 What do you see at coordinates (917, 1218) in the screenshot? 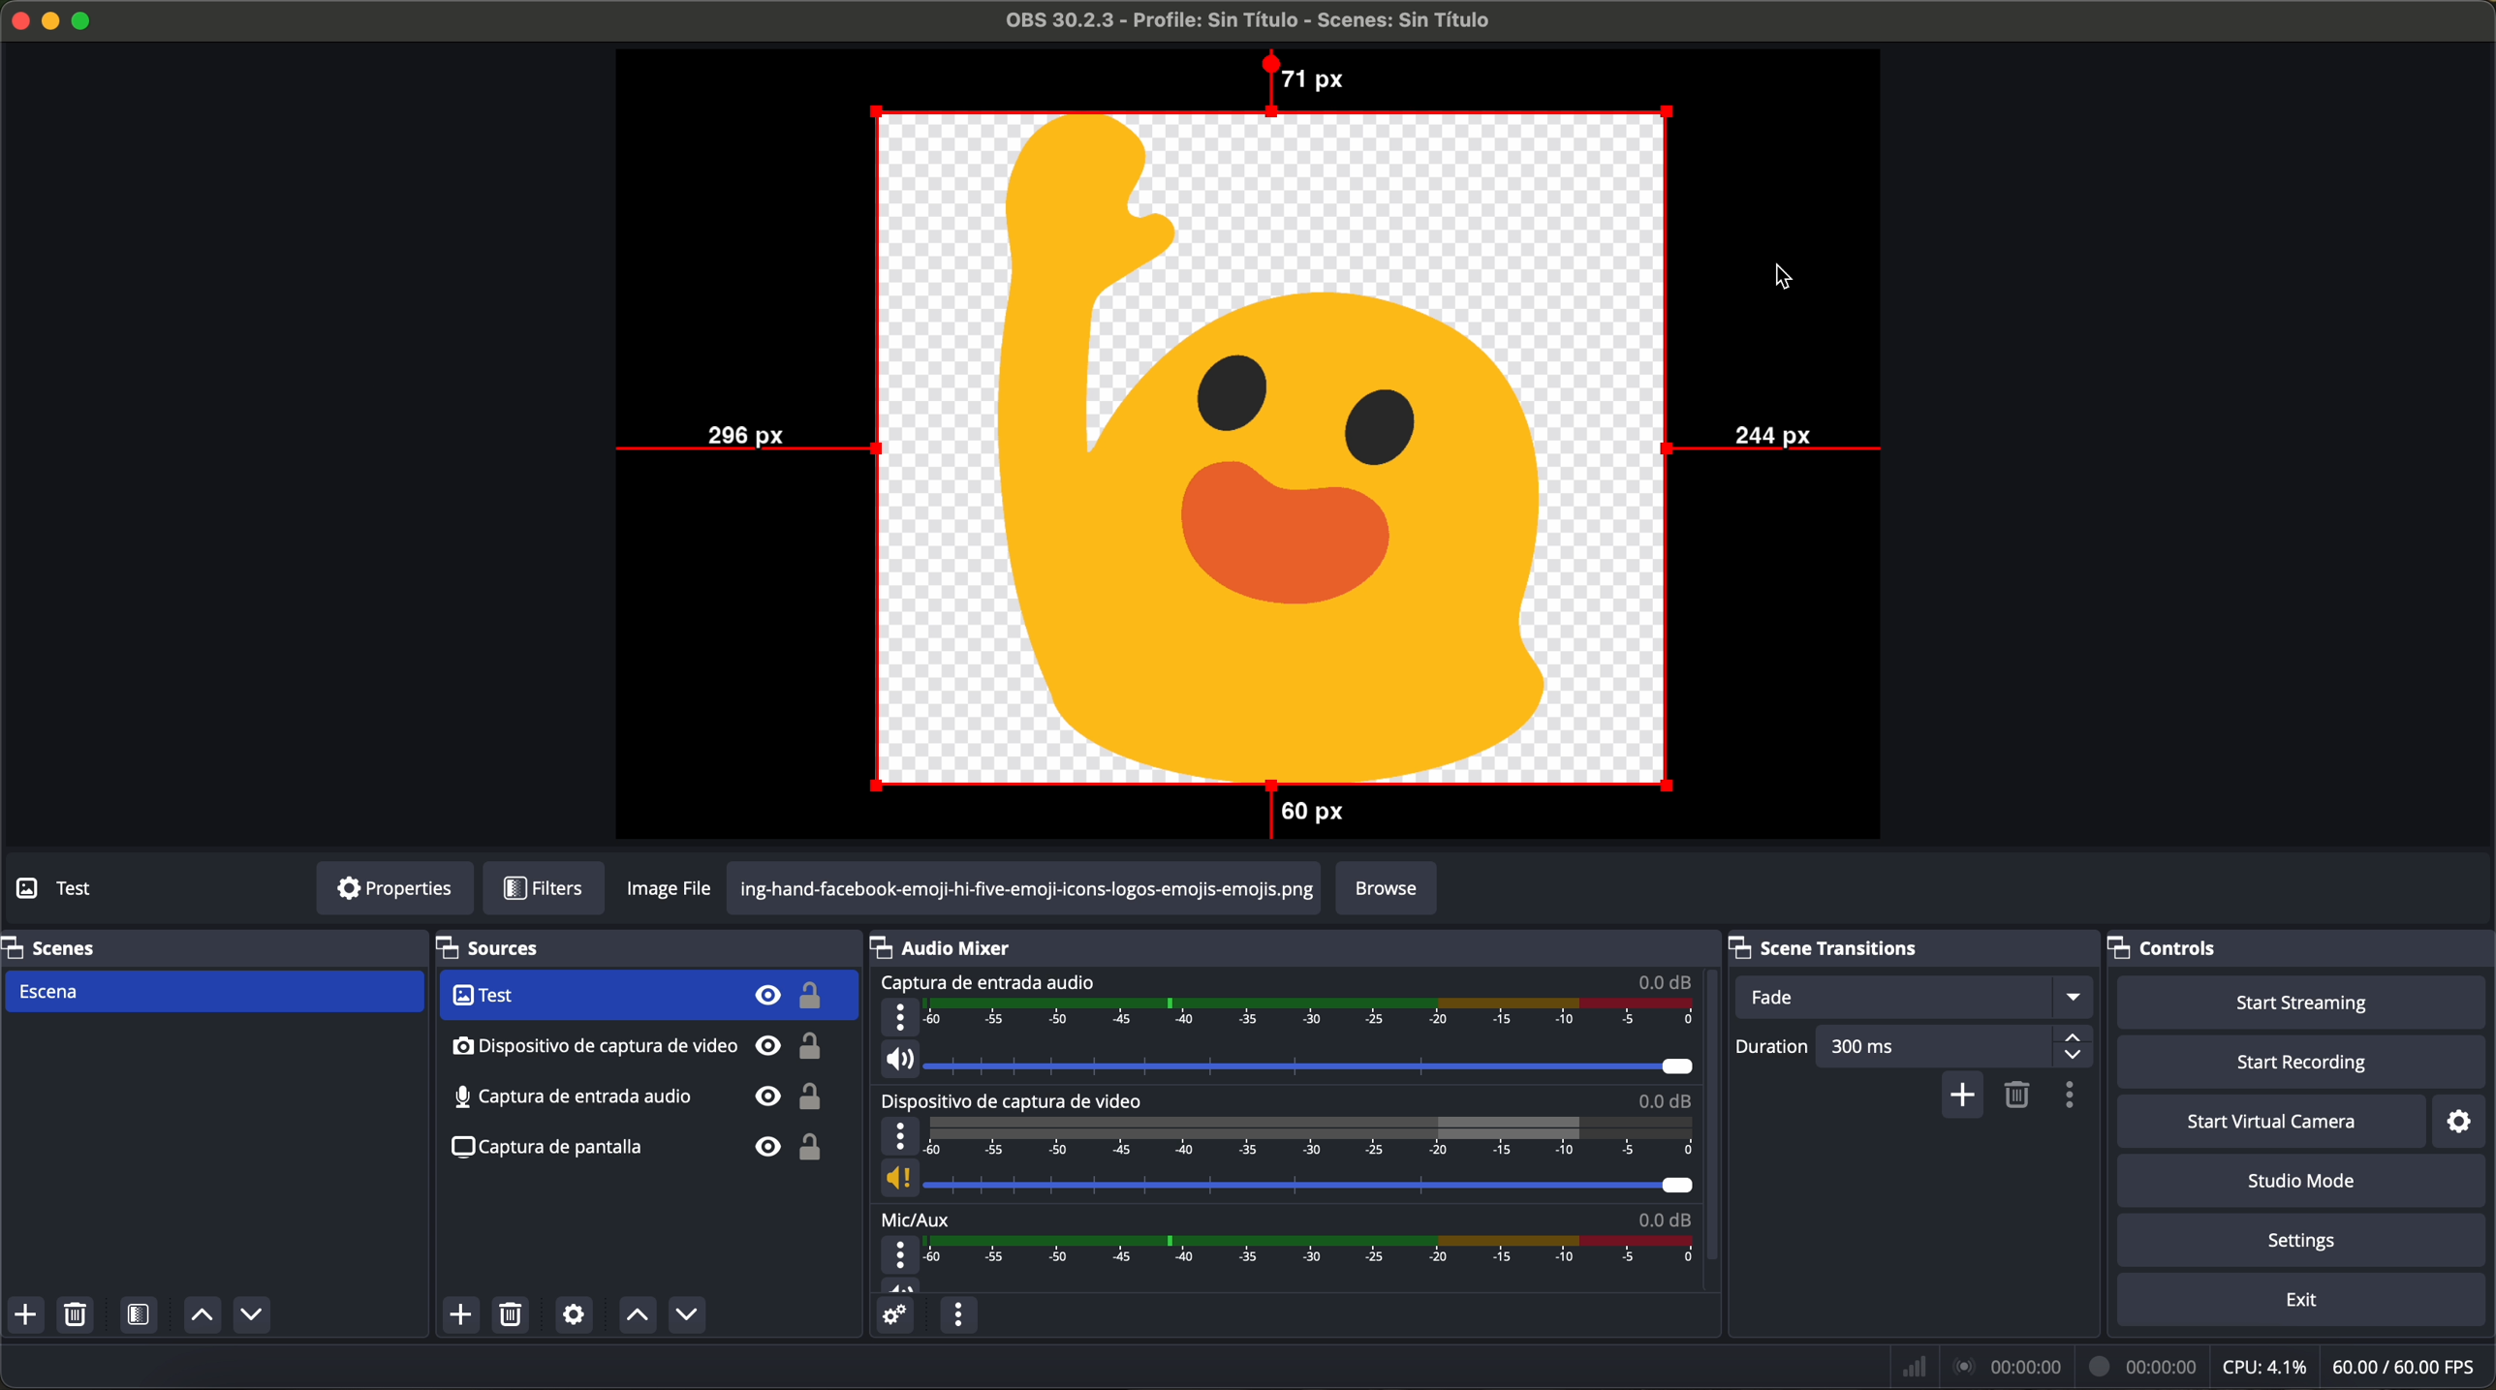
I see `mic/aux` at bounding box center [917, 1218].